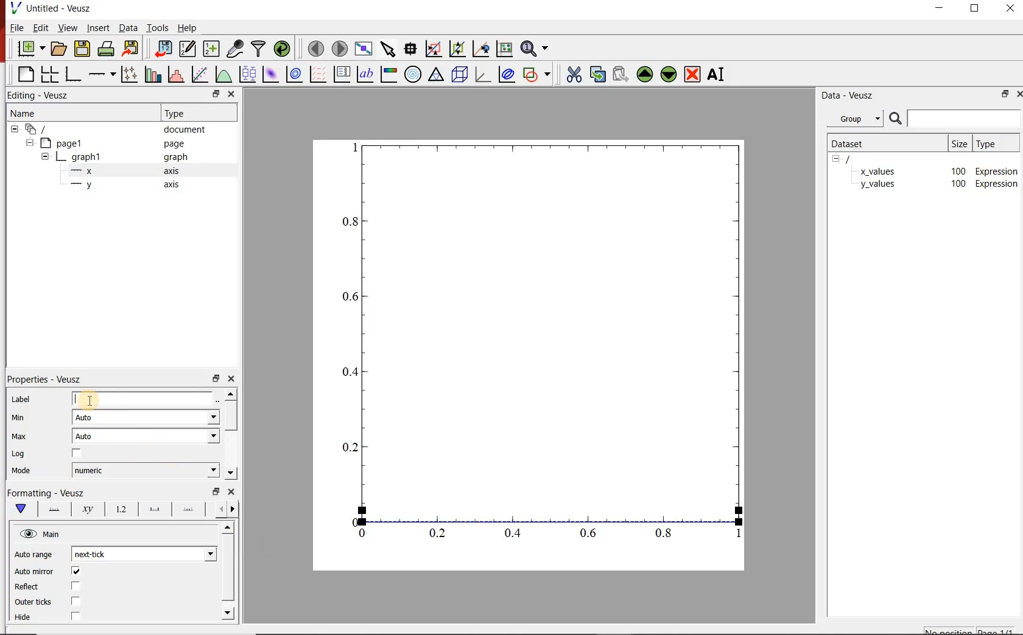  I want to click on create new datasets using ranges, parametrically or as functions of existing datasets, so click(213, 49).